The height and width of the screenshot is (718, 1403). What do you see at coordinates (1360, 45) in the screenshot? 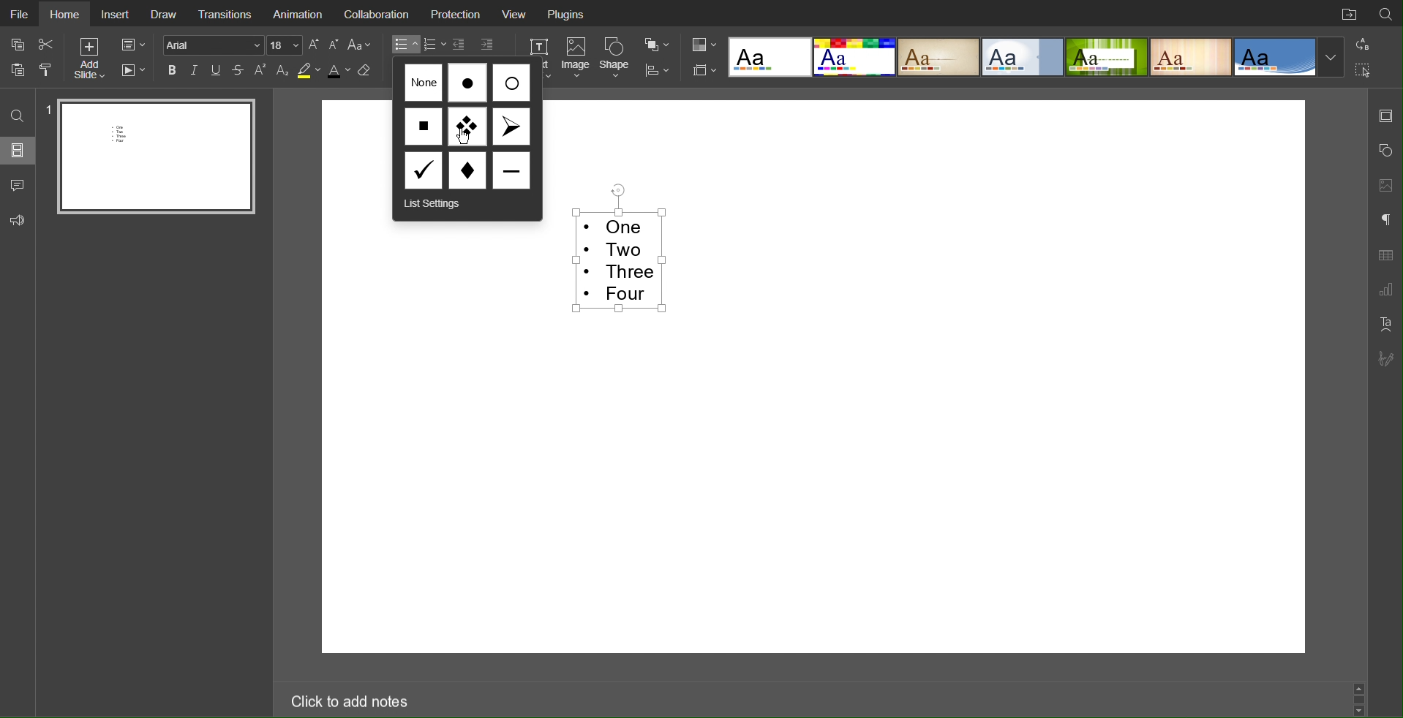
I see `Replace` at bounding box center [1360, 45].